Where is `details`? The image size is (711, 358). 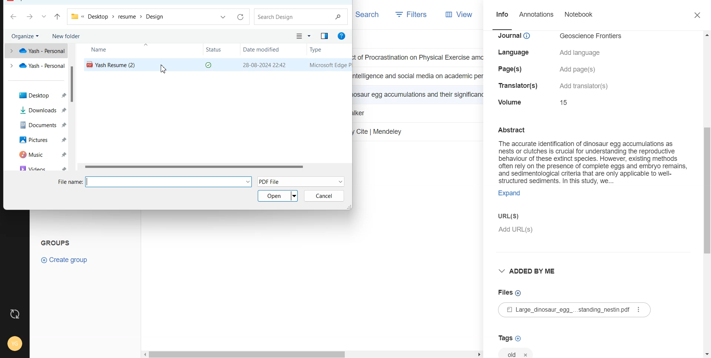 details is located at coordinates (584, 86).